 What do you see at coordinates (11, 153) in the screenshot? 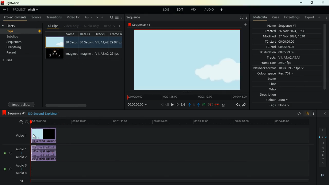
I see `toggle` at bounding box center [11, 153].